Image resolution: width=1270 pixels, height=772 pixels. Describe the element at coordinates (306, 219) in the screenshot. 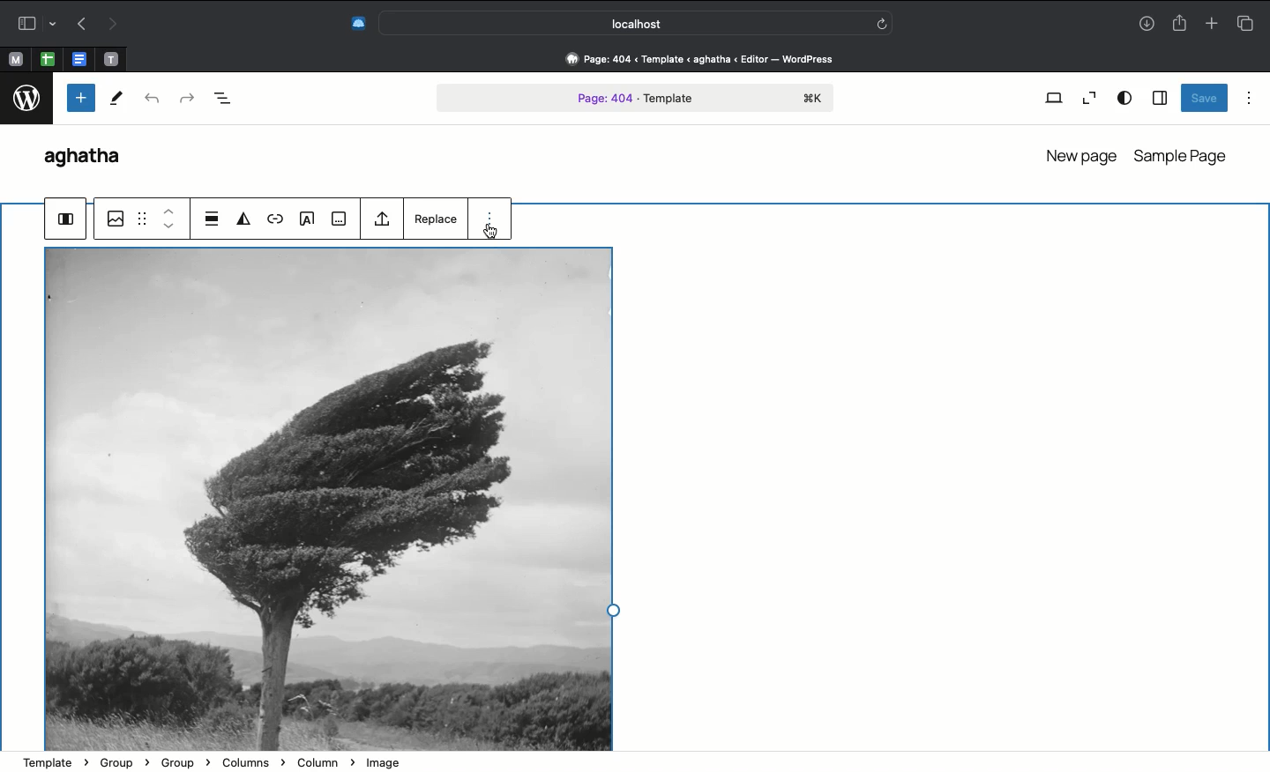

I see `Text on image` at that location.